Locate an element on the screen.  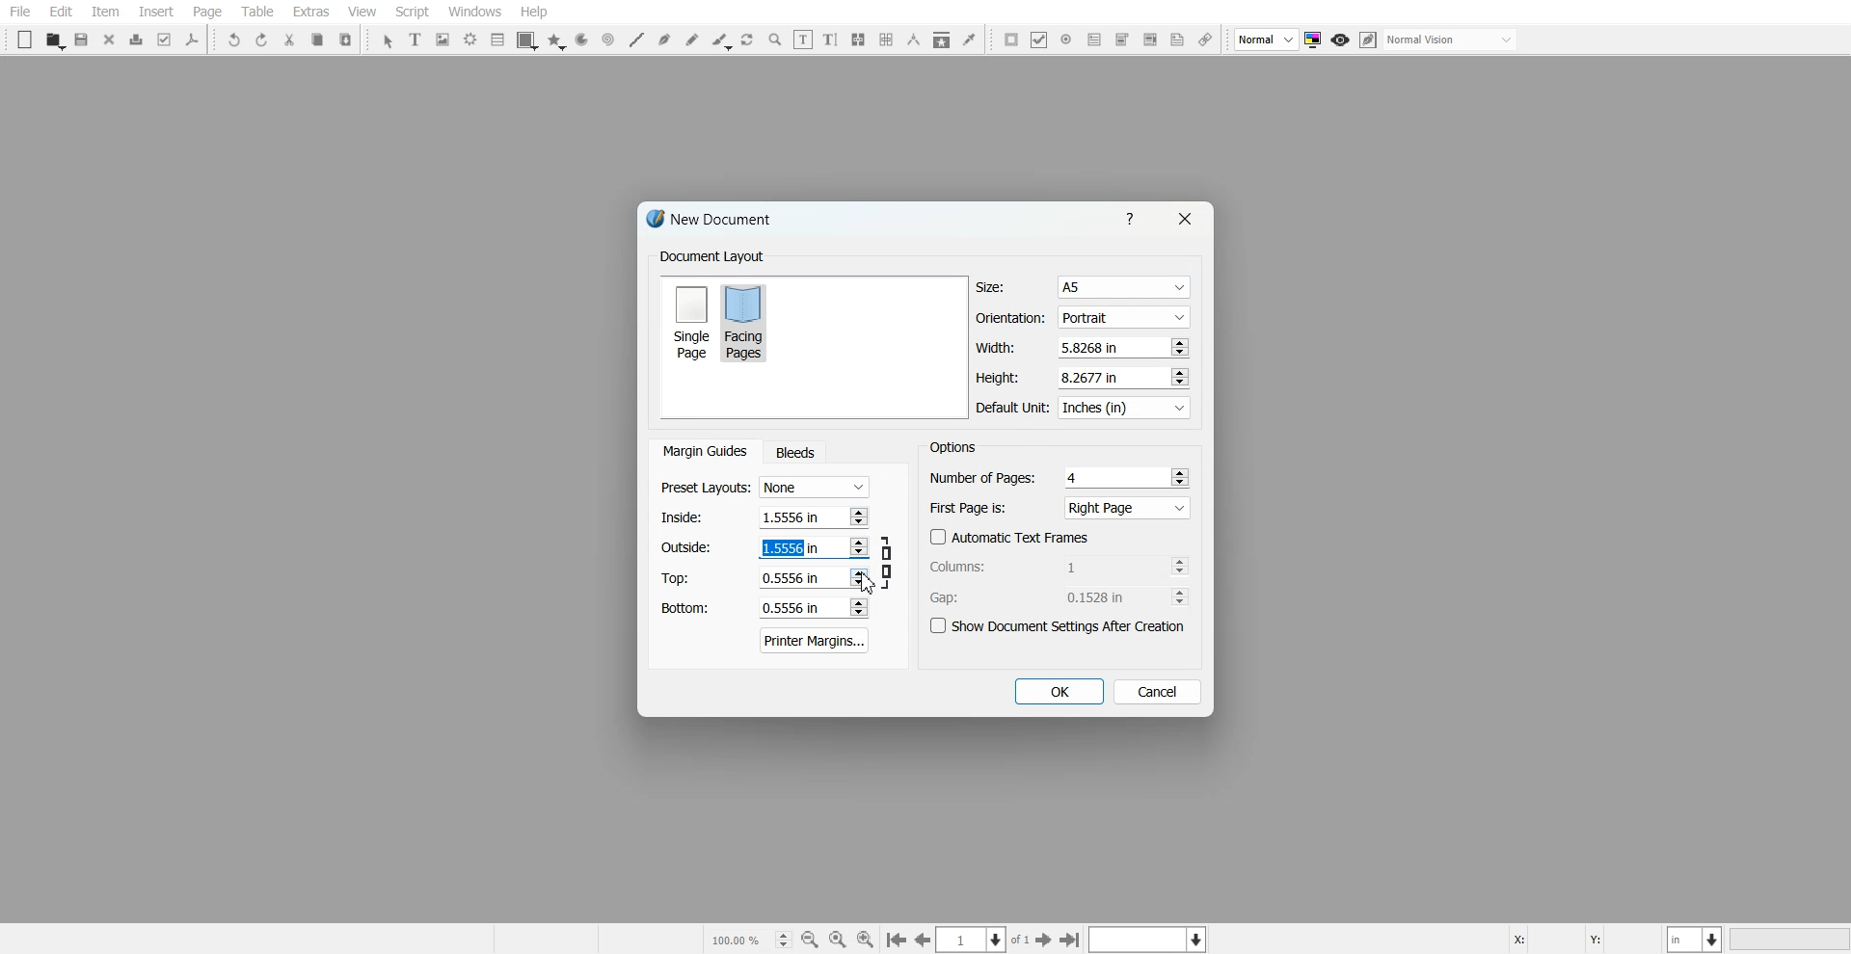
List is located at coordinates (498, 39).